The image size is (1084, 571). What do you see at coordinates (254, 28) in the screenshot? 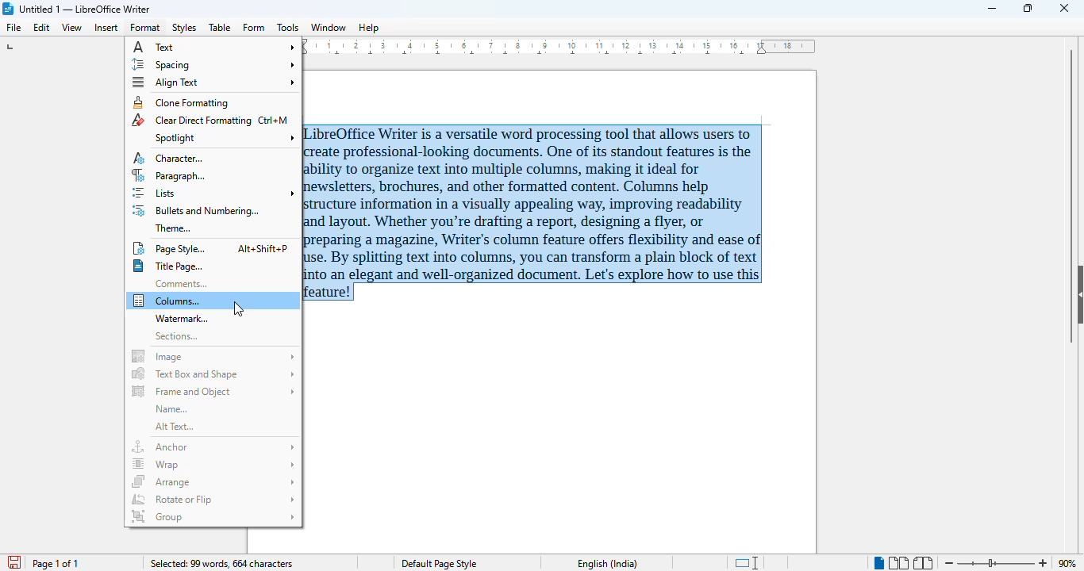
I see `form` at bounding box center [254, 28].